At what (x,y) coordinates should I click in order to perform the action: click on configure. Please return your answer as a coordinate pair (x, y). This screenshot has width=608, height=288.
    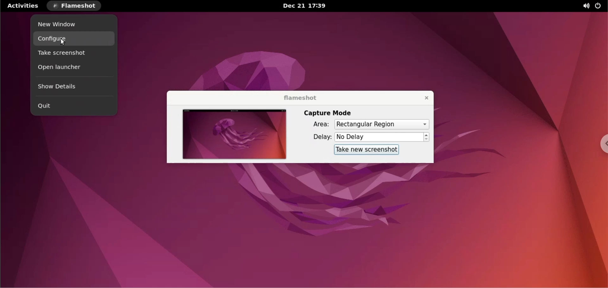
    Looking at the image, I should click on (74, 39).